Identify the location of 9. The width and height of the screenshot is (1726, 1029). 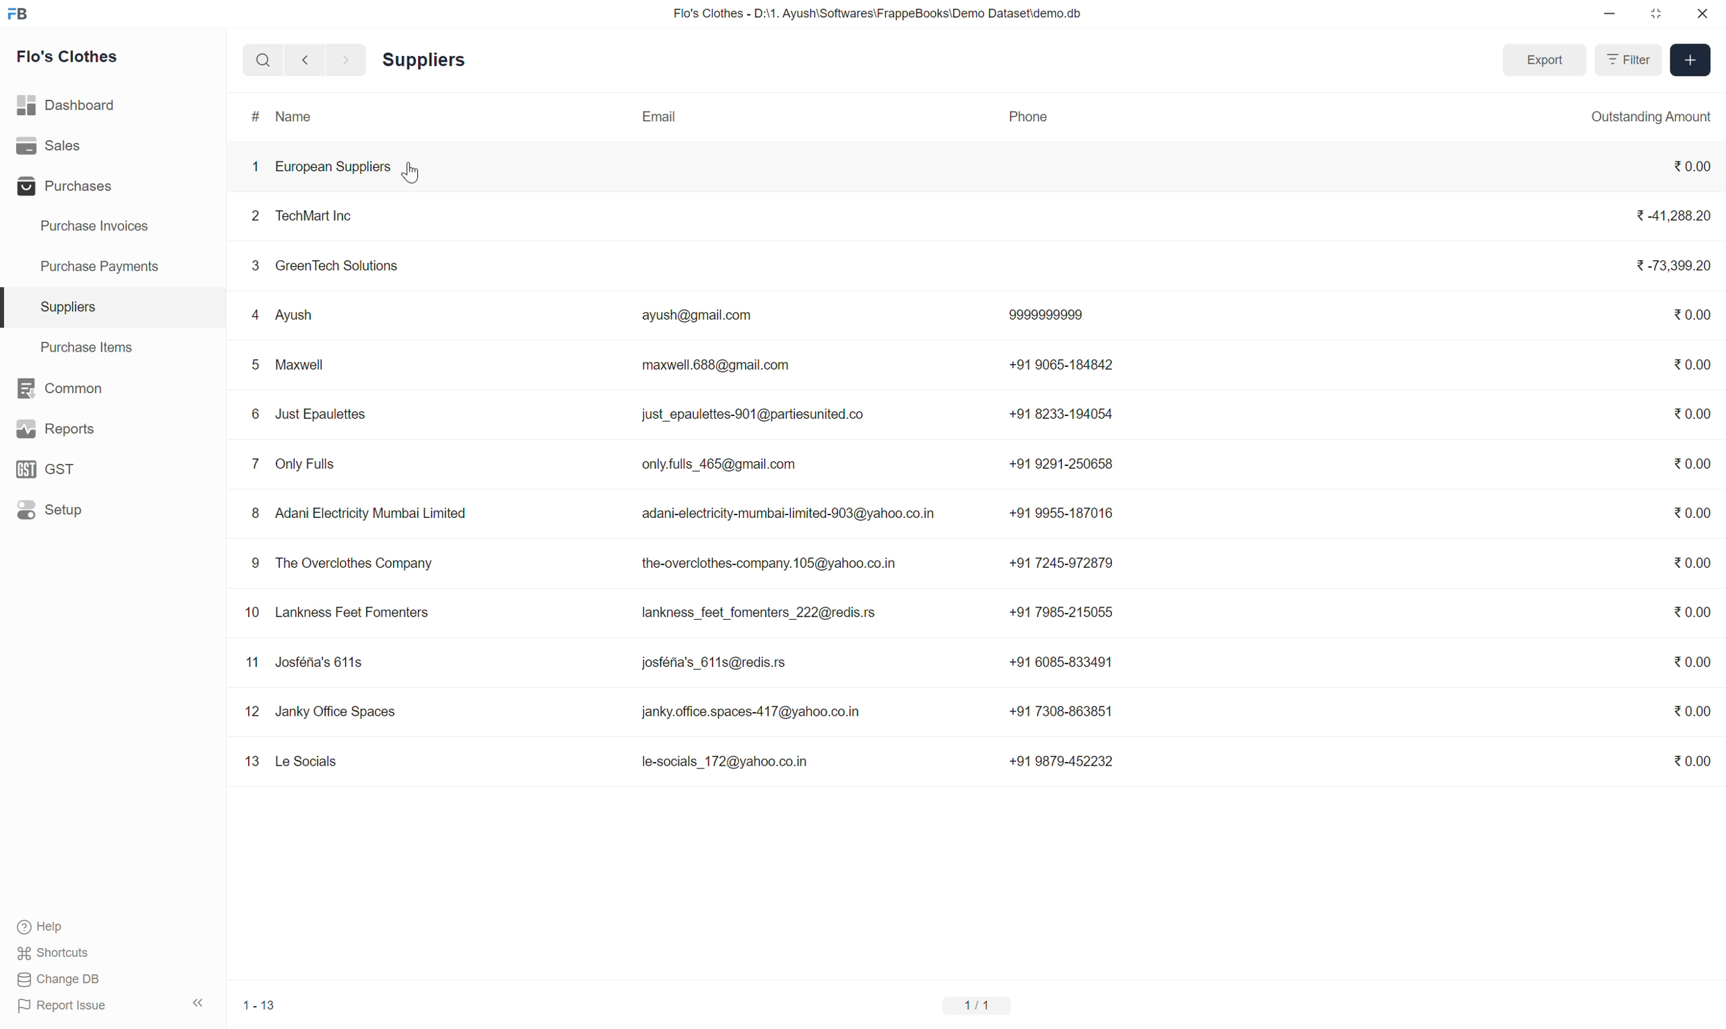
(247, 562).